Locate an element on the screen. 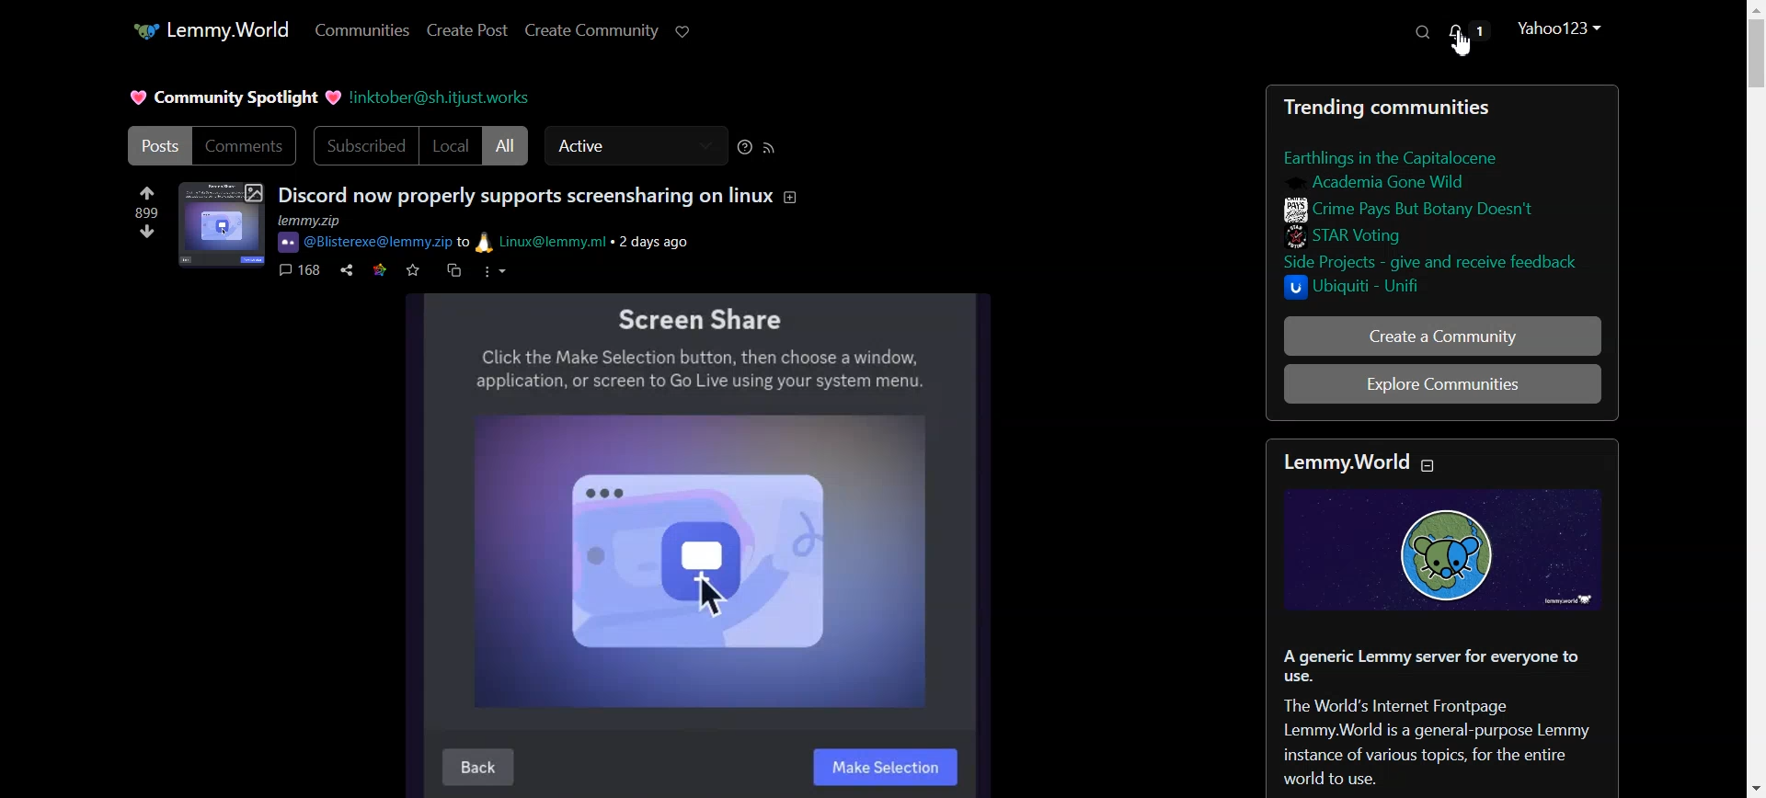 The image size is (1766, 798). Support Limmy is located at coordinates (682, 31).